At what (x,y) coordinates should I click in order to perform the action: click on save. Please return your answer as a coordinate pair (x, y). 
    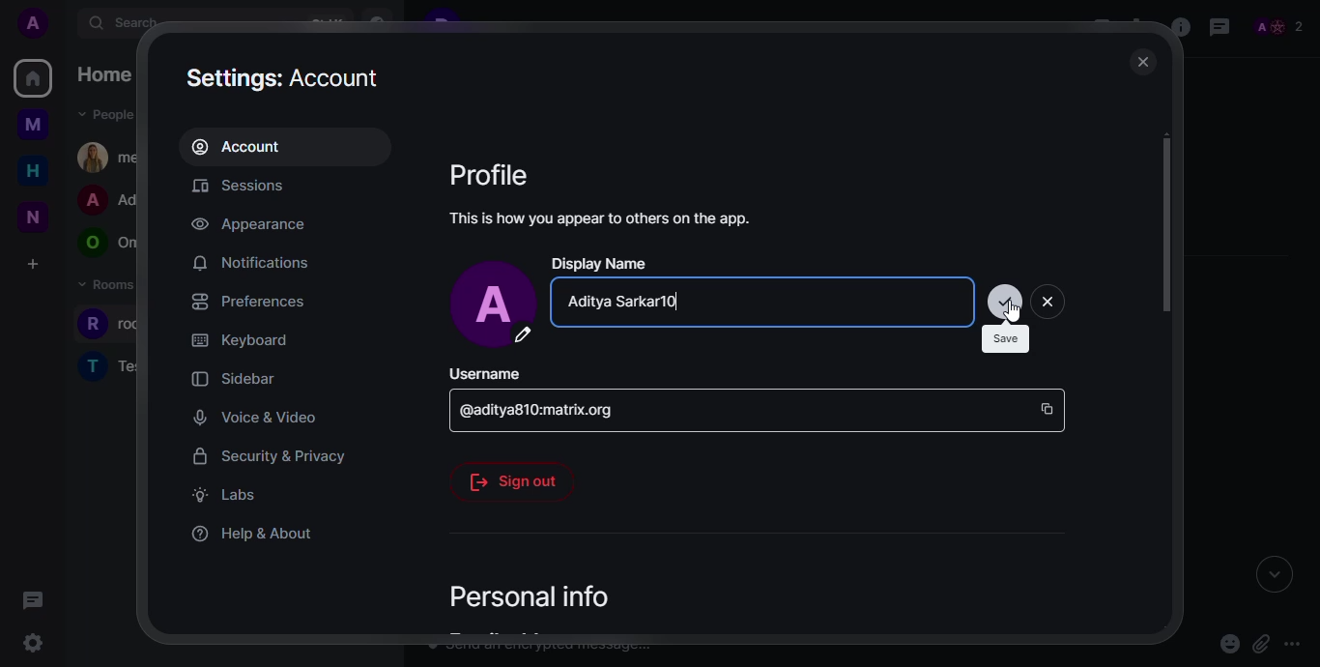
    Looking at the image, I should click on (1003, 301).